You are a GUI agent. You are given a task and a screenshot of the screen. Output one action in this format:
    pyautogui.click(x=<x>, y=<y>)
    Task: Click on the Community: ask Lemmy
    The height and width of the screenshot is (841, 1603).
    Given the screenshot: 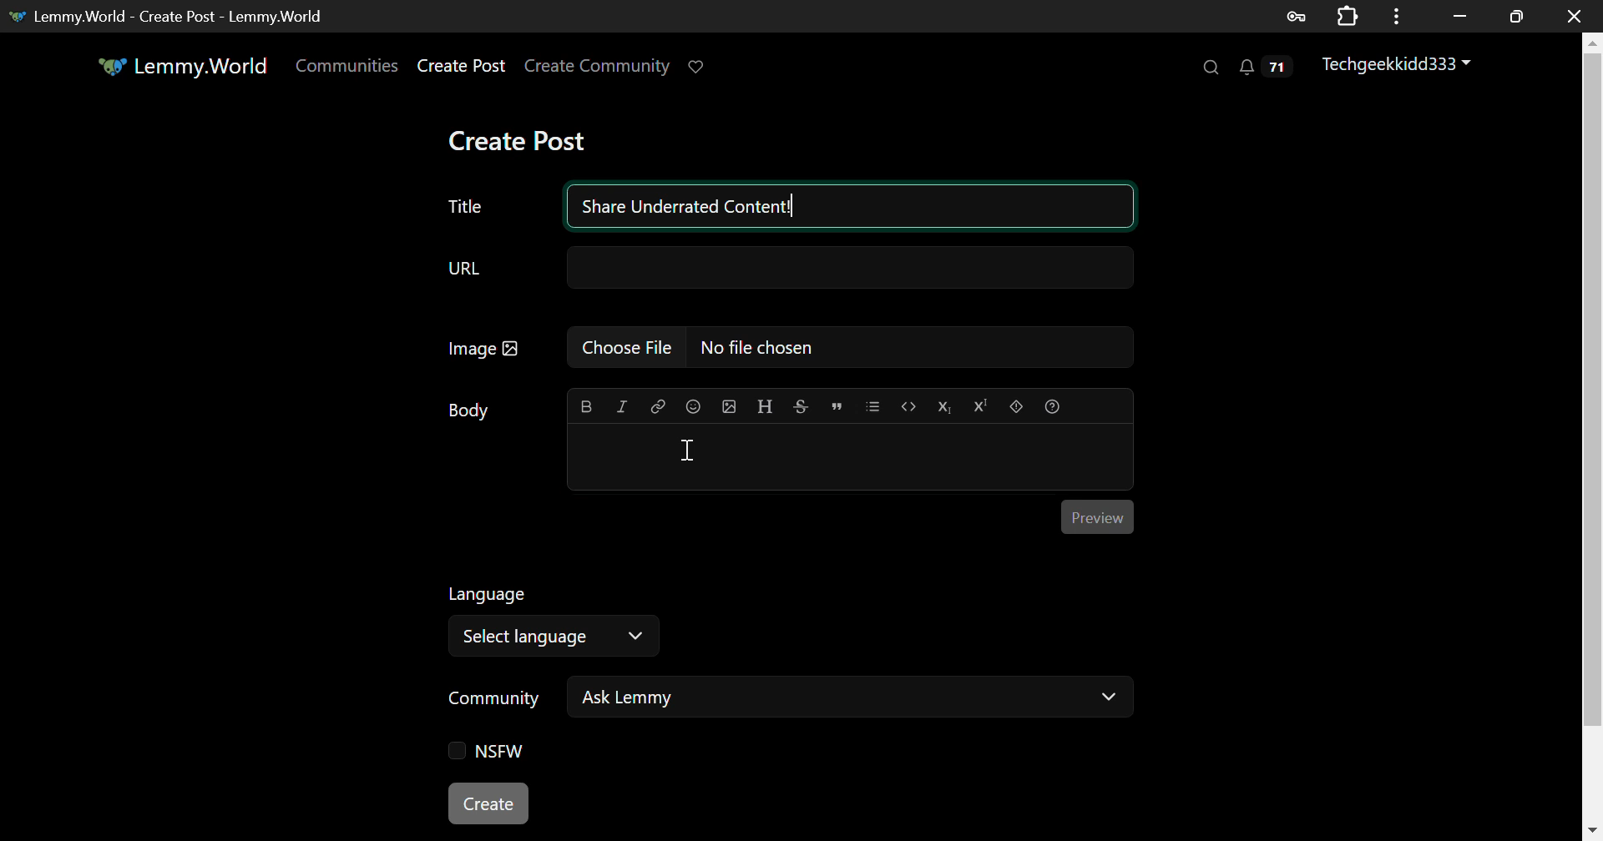 What is the action you would take?
    pyautogui.click(x=787, y=703)
    